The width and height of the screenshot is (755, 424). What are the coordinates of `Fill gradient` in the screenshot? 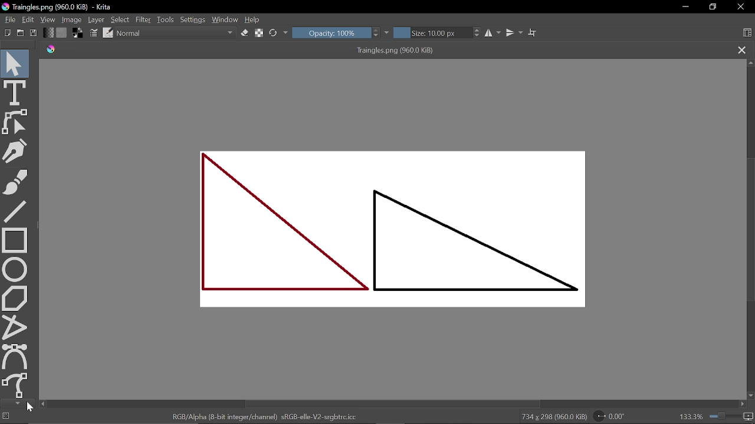 It's located at (49, 32).